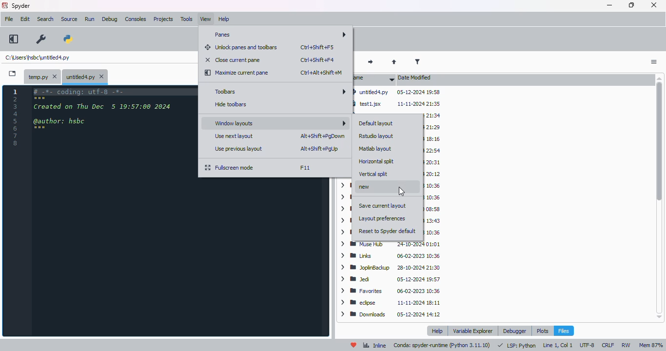 This screenshot has height=351, width=666. Describe the element at coordinates (391, 303) in the screenshot. I see `eclipse` at that location.